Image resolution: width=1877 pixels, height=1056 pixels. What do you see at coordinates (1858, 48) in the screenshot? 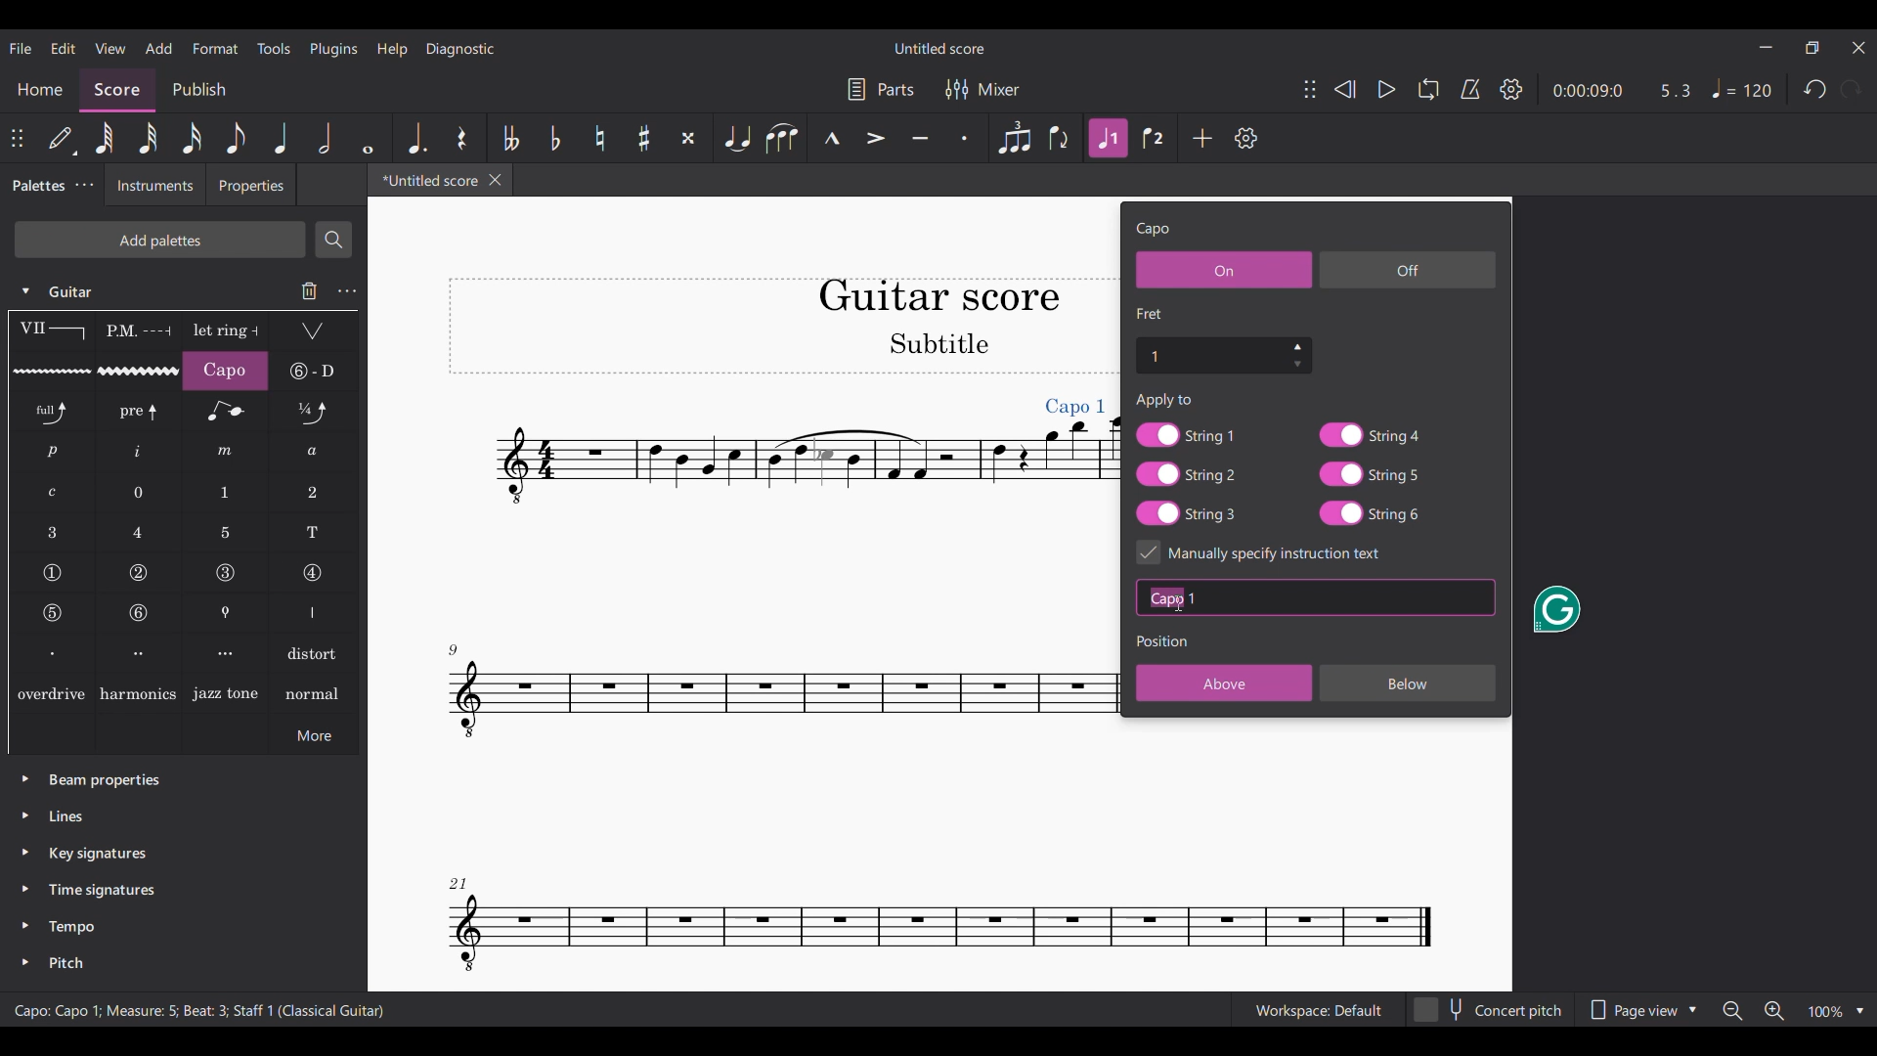
I see `Close interface` at bounding box center [1858, 48].